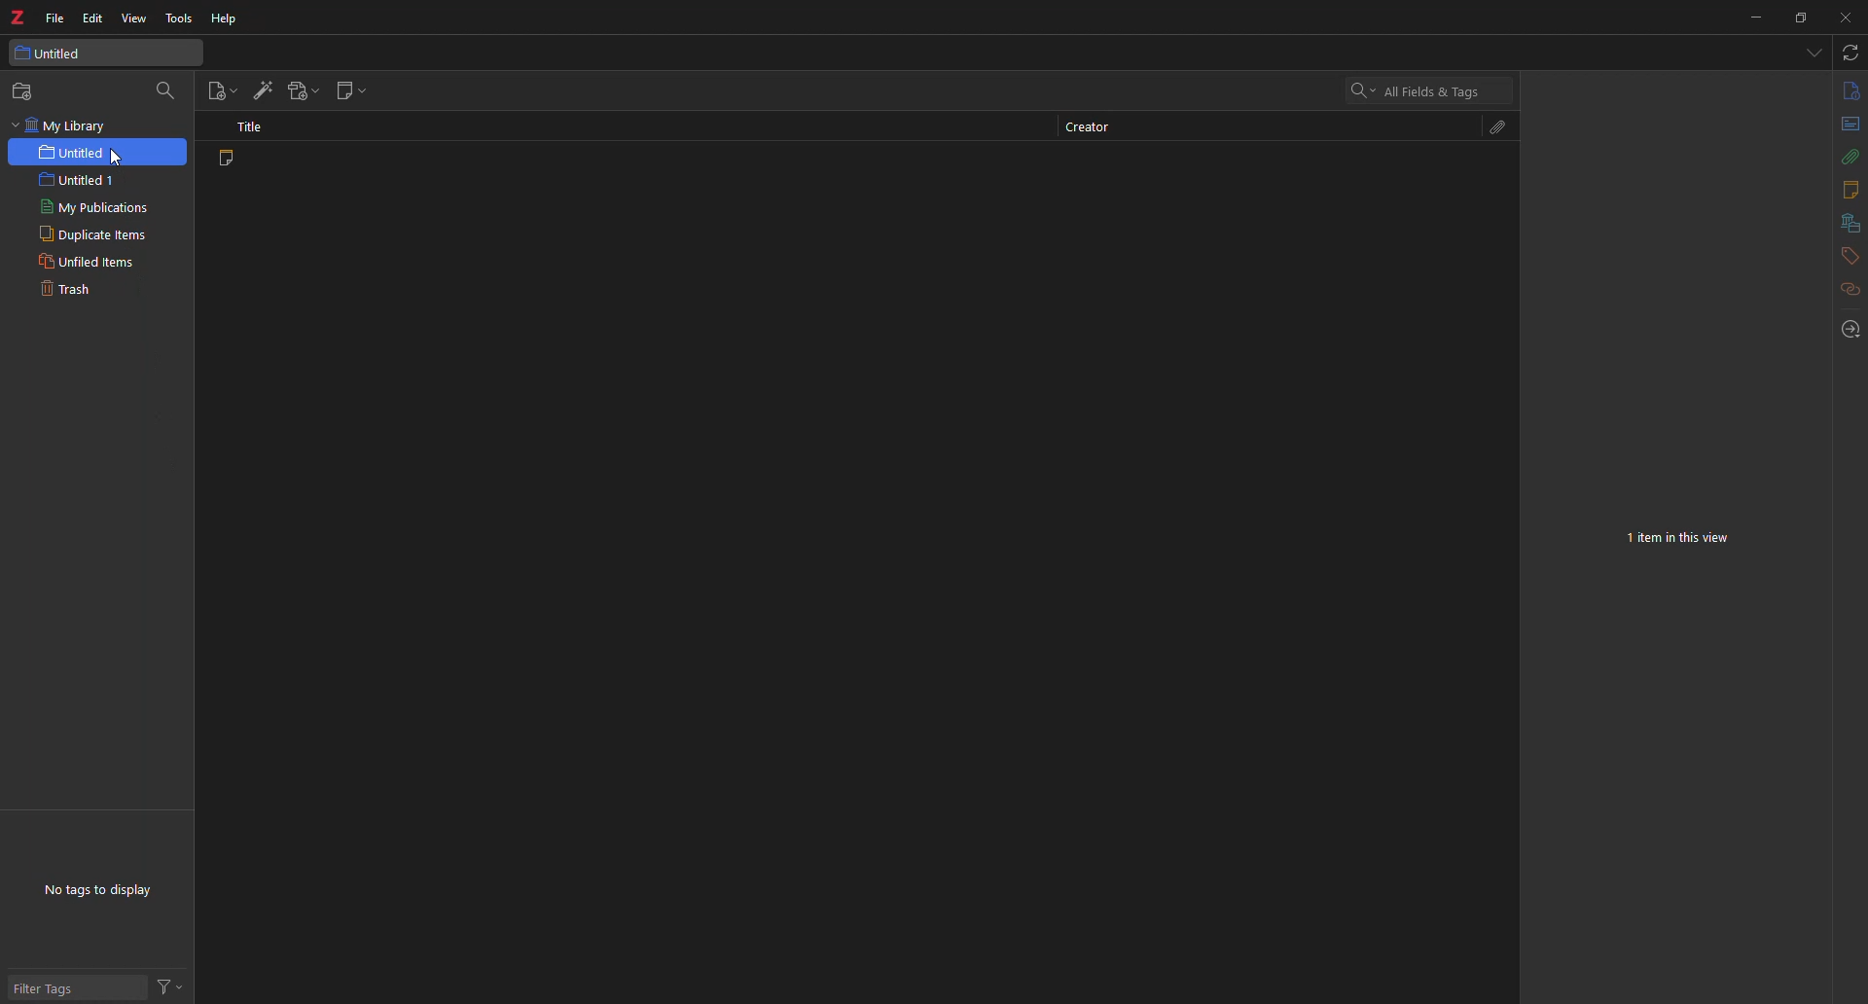  I want to click on no item, so click(1681, 537).